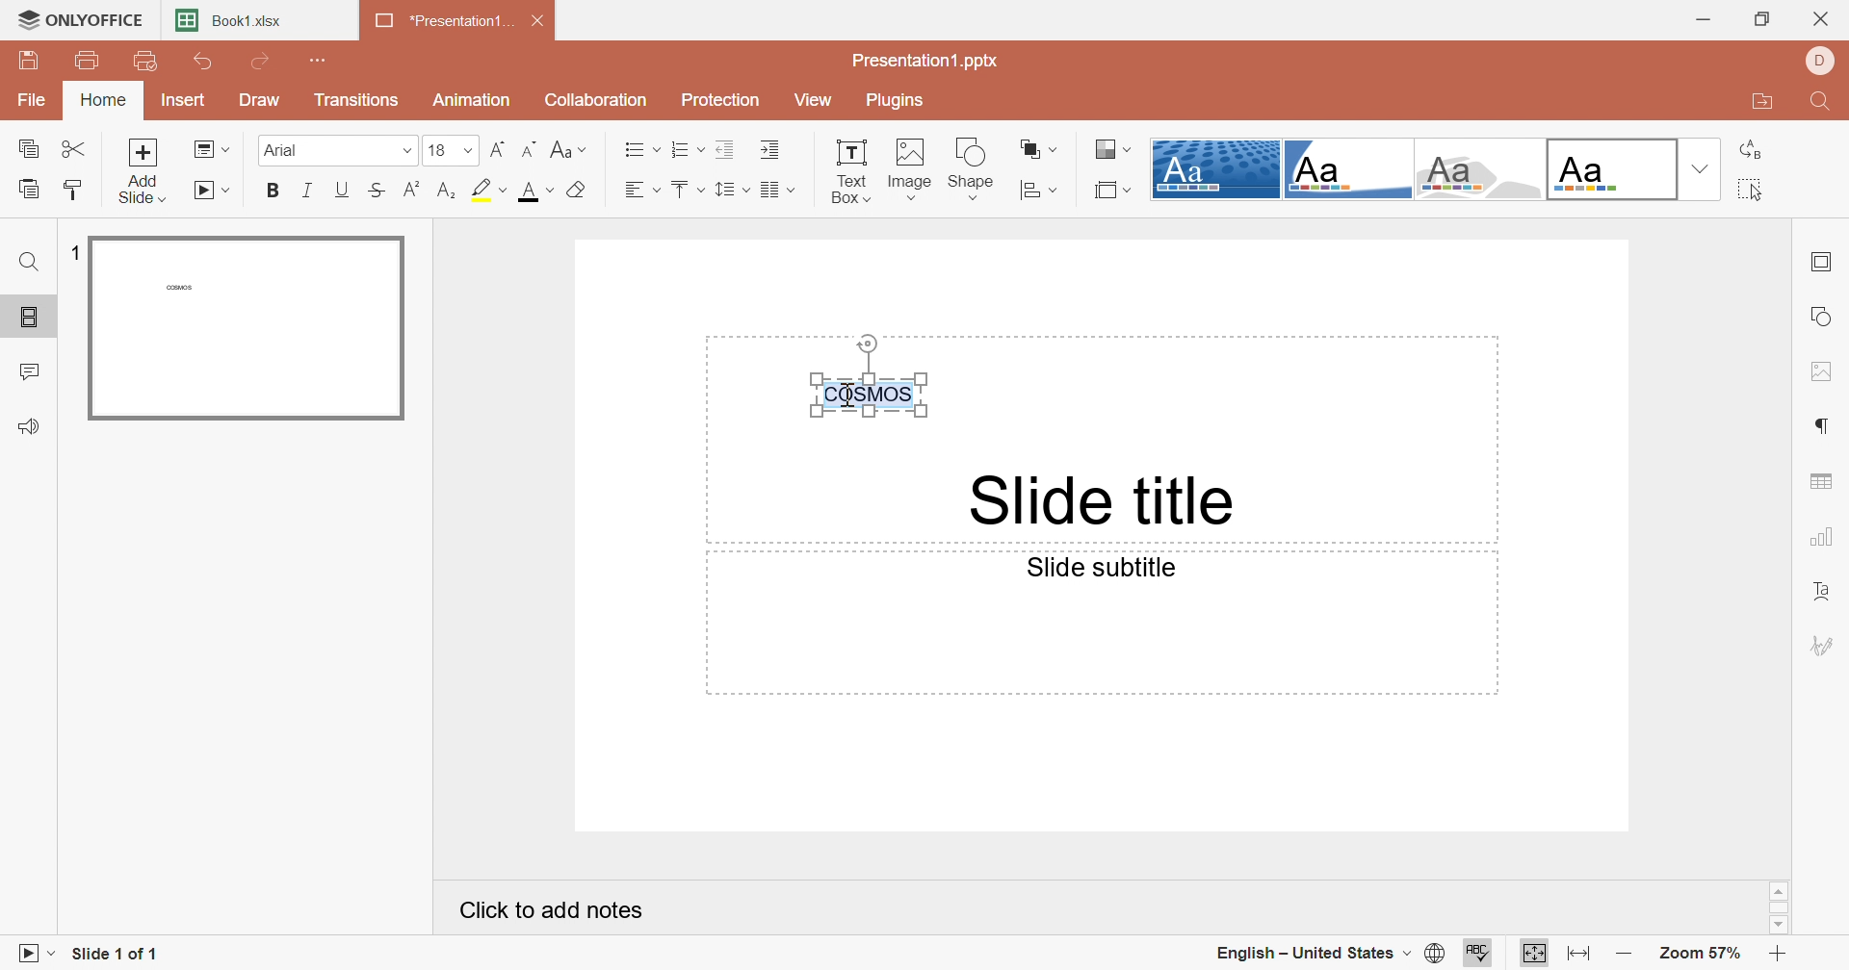 Image resolution: width=1849 pixels, height=970 pixels. I want to click on Underline, so click(341, 191).